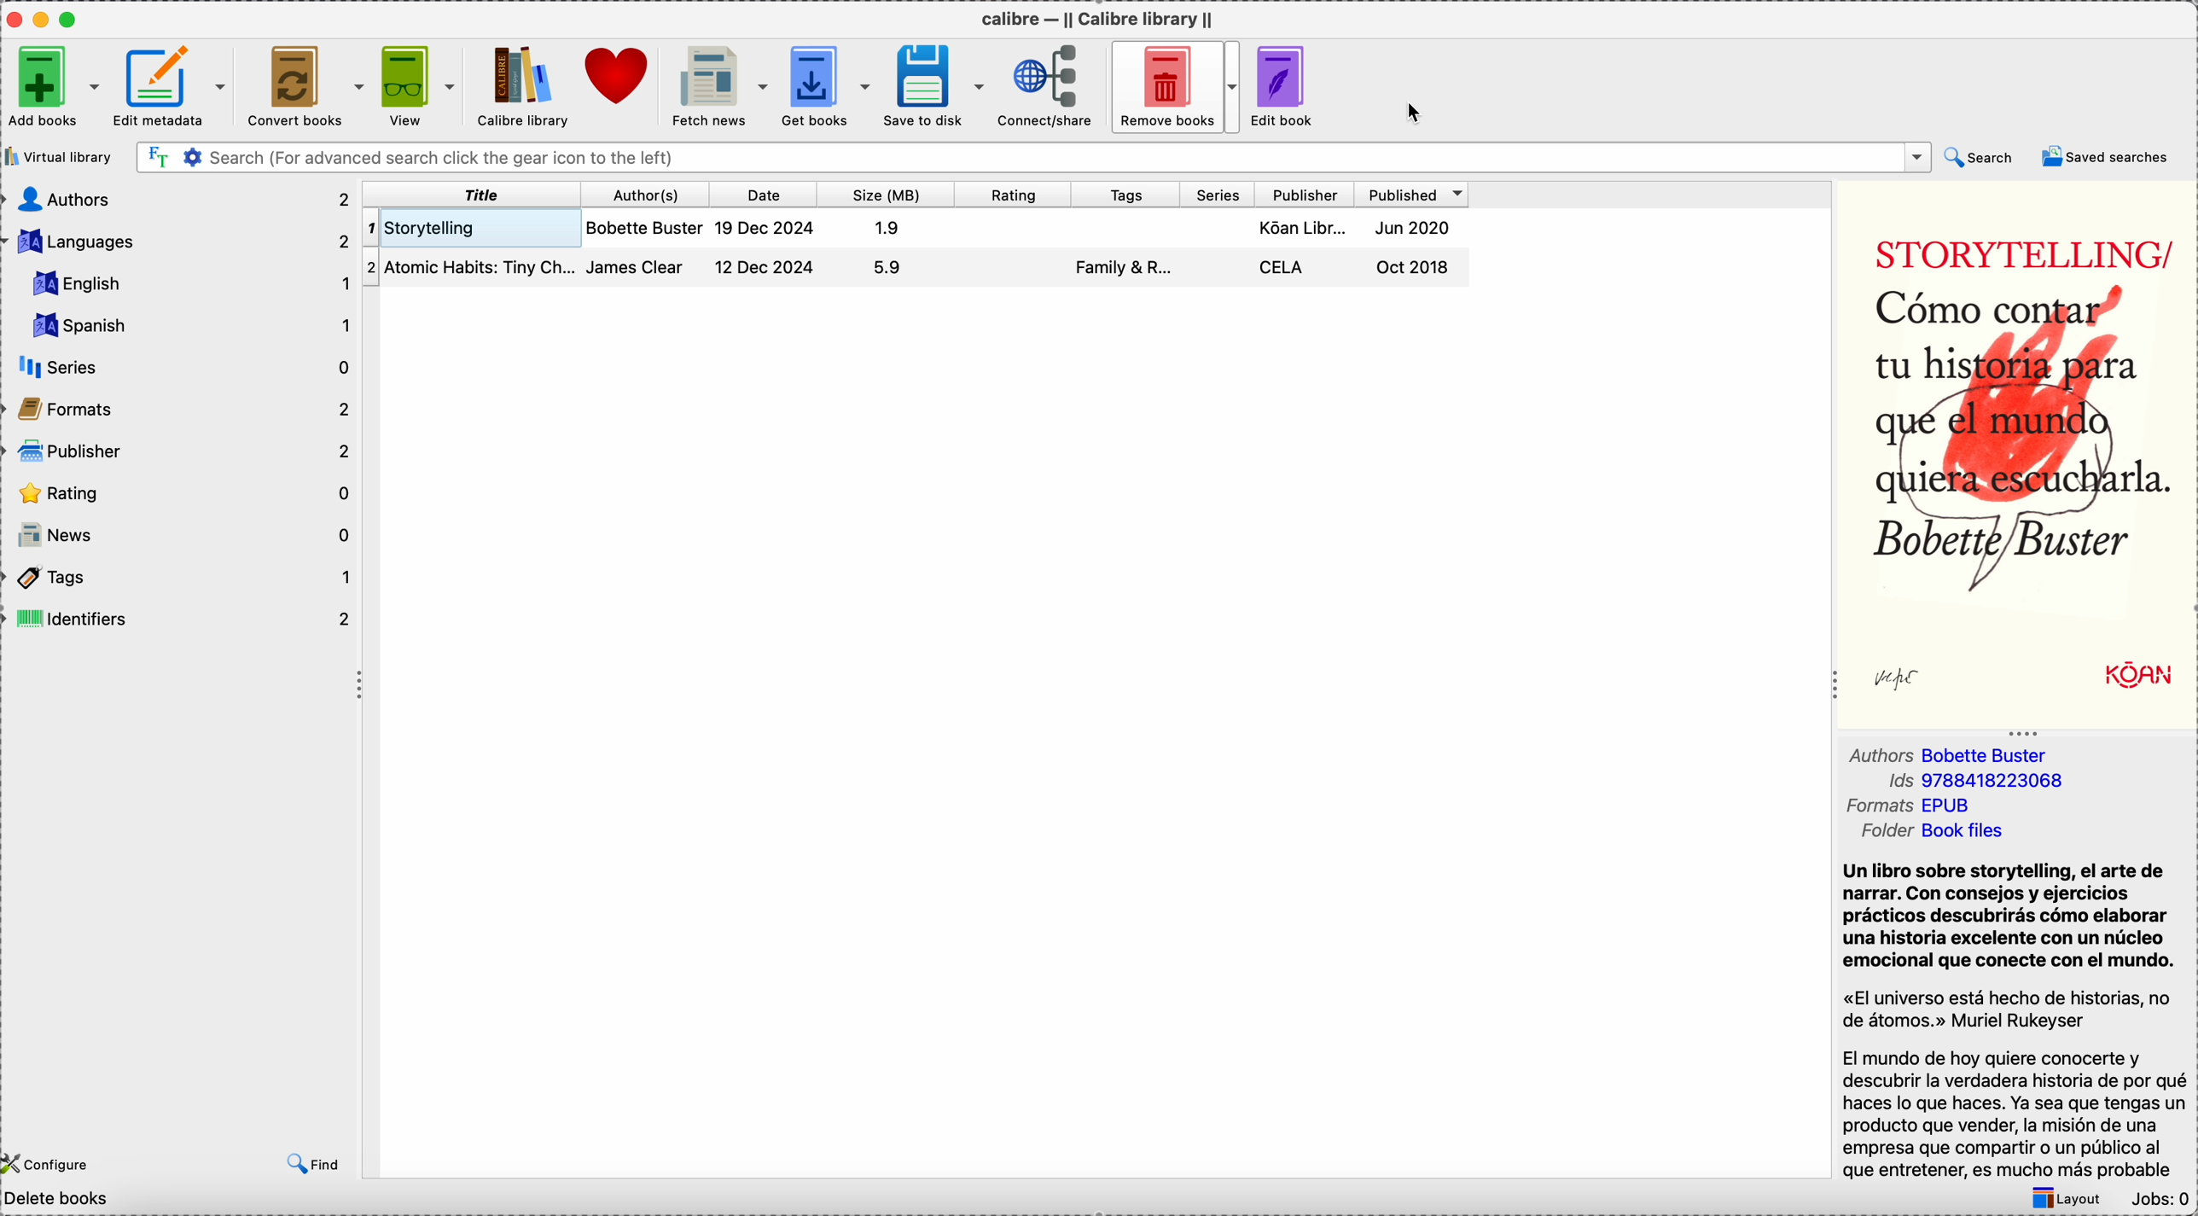  What do you see at coordinates (188, 324) in the screenshot?
I see `spanish language` at bounding box center [188, 324].